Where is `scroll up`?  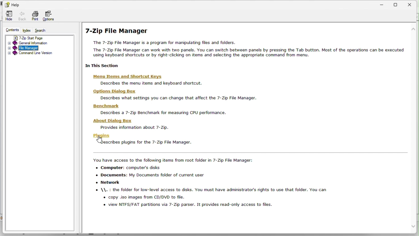
scroll up is located at coordinates (413, 29).